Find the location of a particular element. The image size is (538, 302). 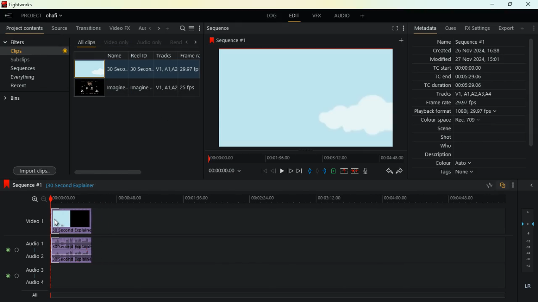

filters is located at coordinates (23, 42).